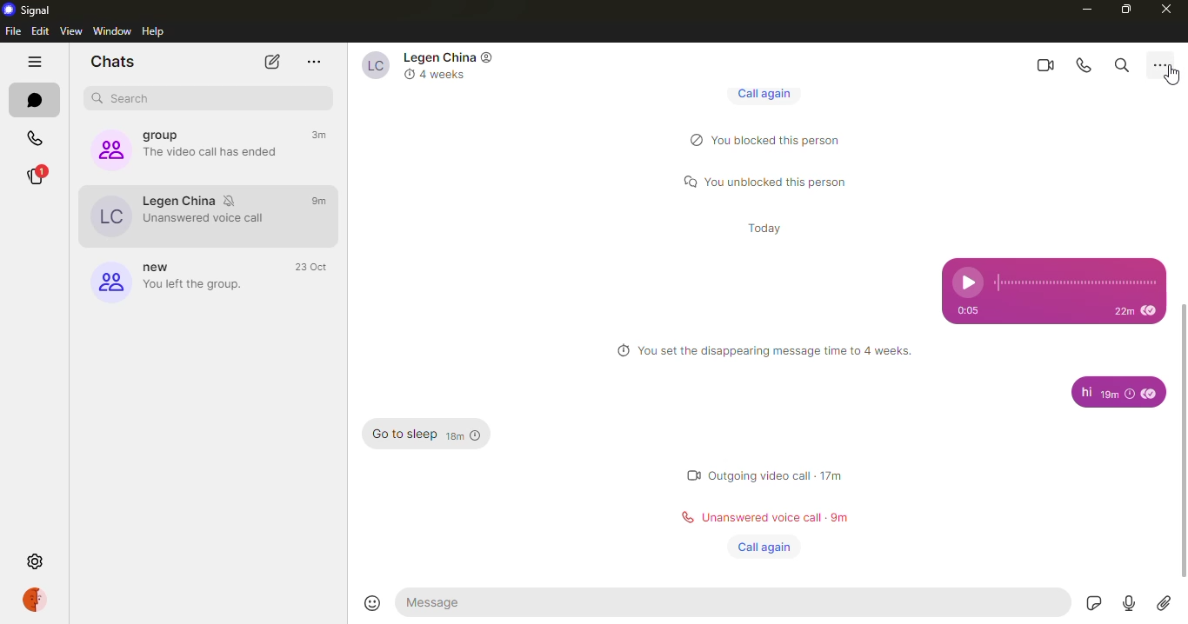  I want to click on search, so click(1120, 64).